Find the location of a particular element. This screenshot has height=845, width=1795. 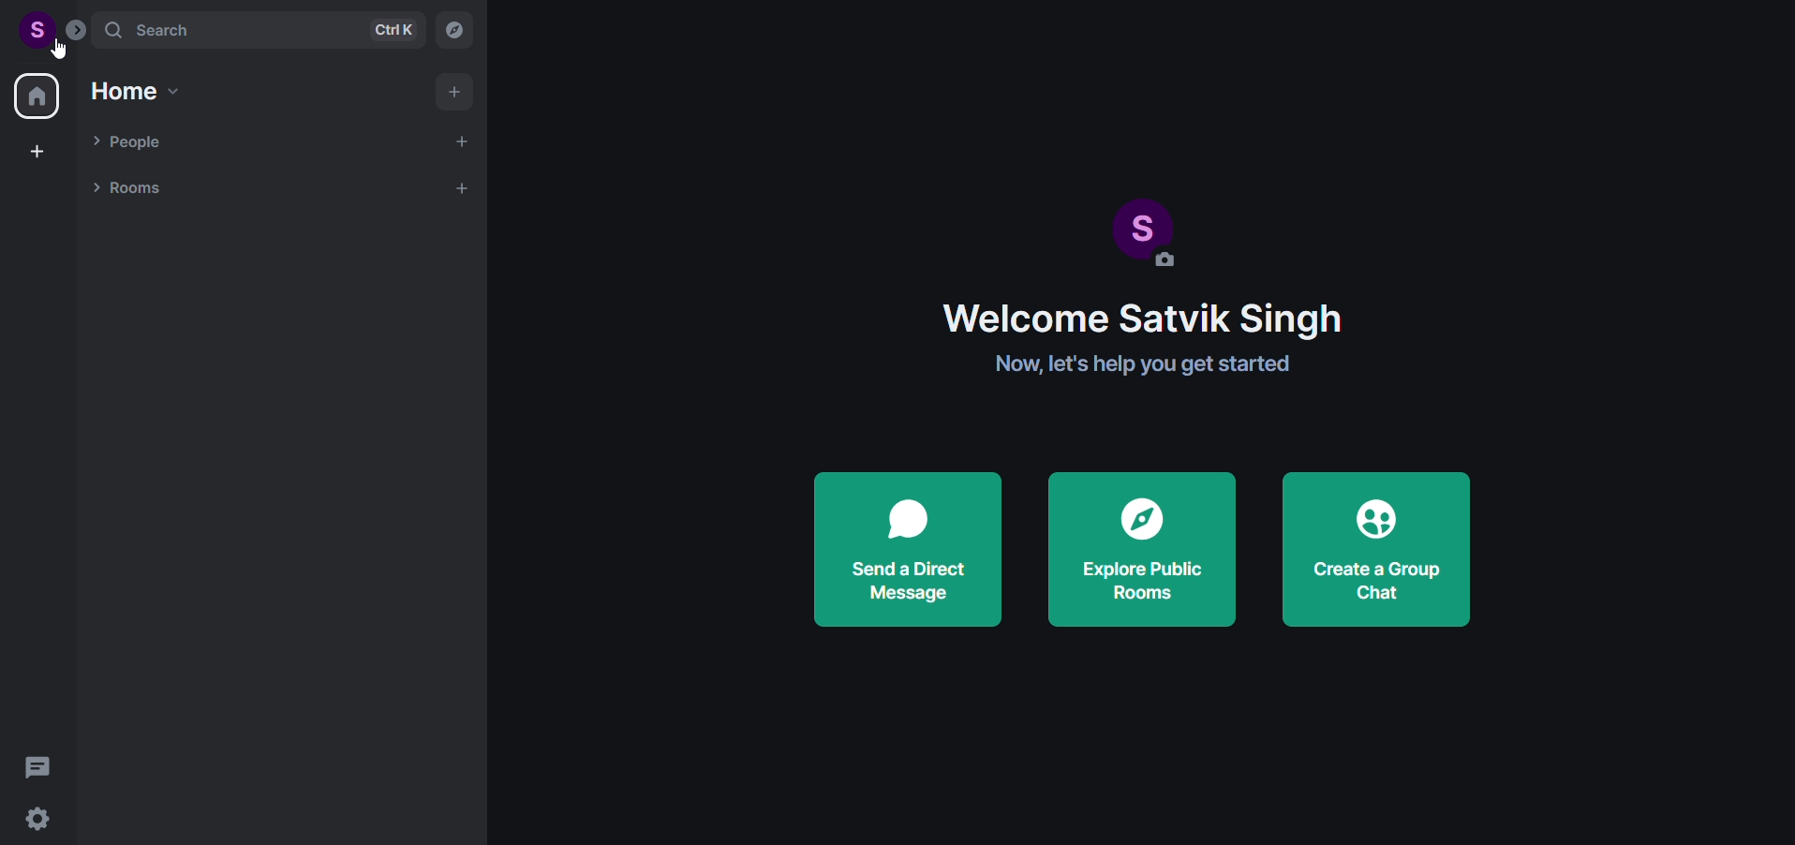

Welcome Satvik Singh
Now, let's help you get started is located at coordinates (1185, 355).